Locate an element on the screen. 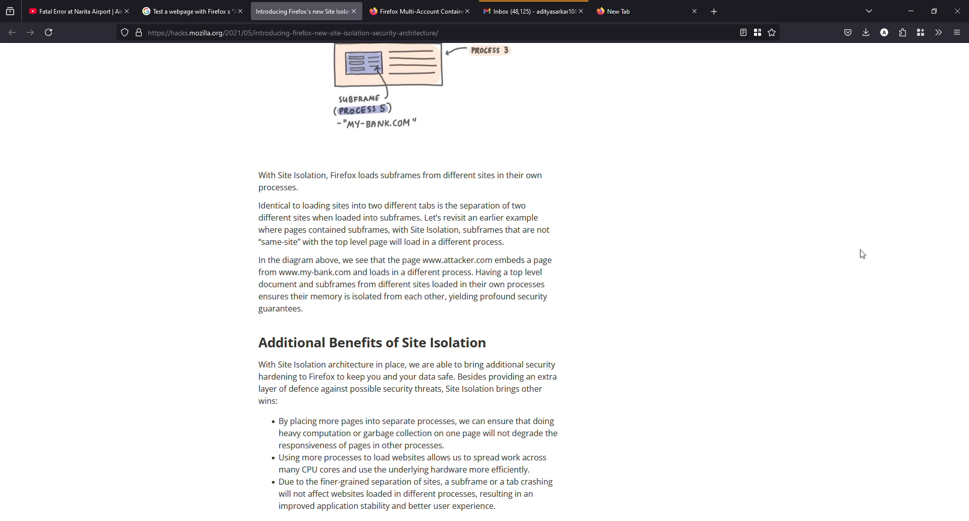  search is located at coordinates (440, 33).